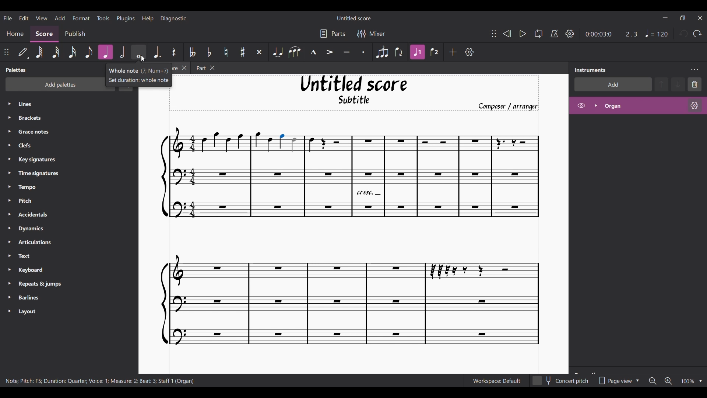 The image size is (707, 398). I want to click on Undo, so click(684, 34).